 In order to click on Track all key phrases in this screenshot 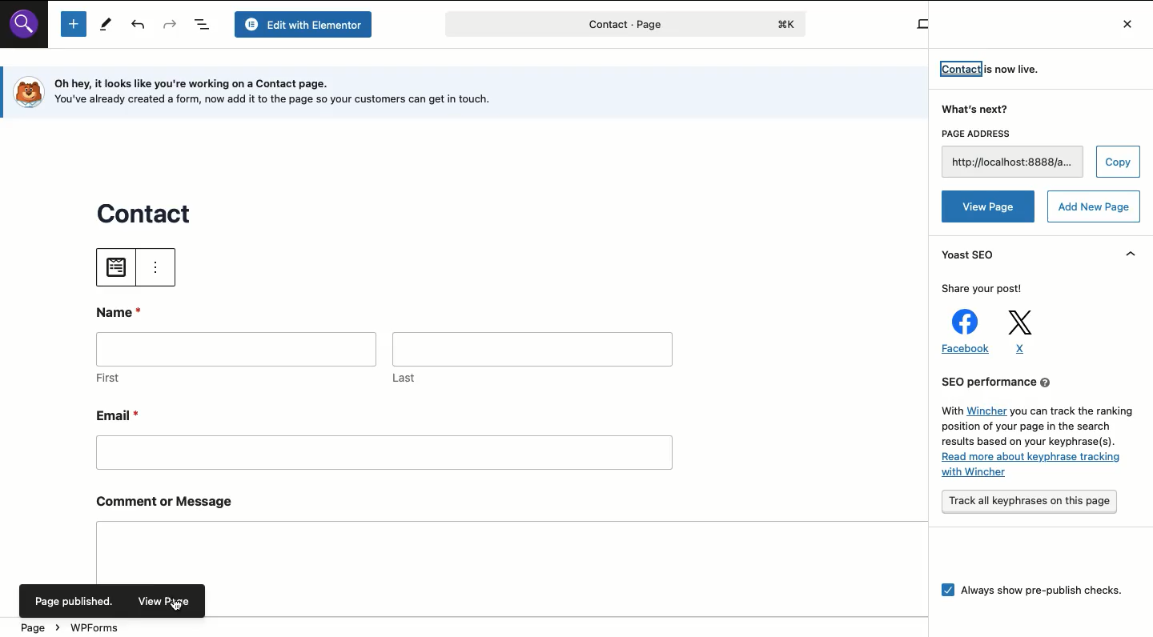, I will do `click(1030, 503)`.